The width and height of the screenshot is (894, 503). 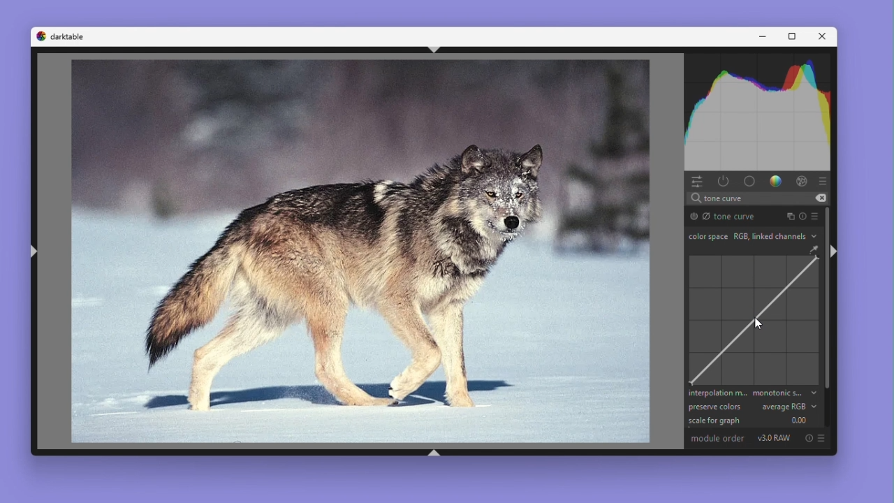 I want to click on show only active modules, so click(x=723, y=182).